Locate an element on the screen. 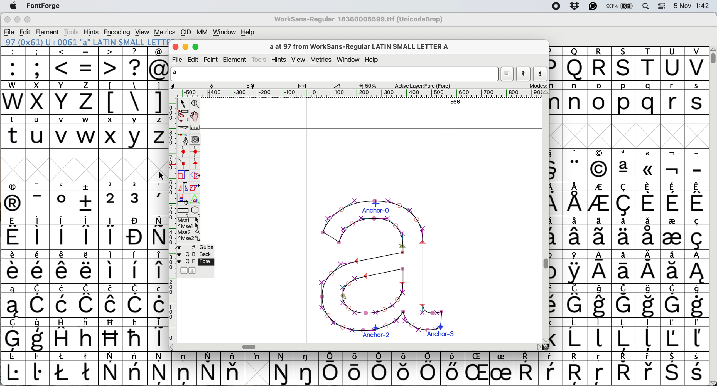  maximise is located at coordinates (28, 21).